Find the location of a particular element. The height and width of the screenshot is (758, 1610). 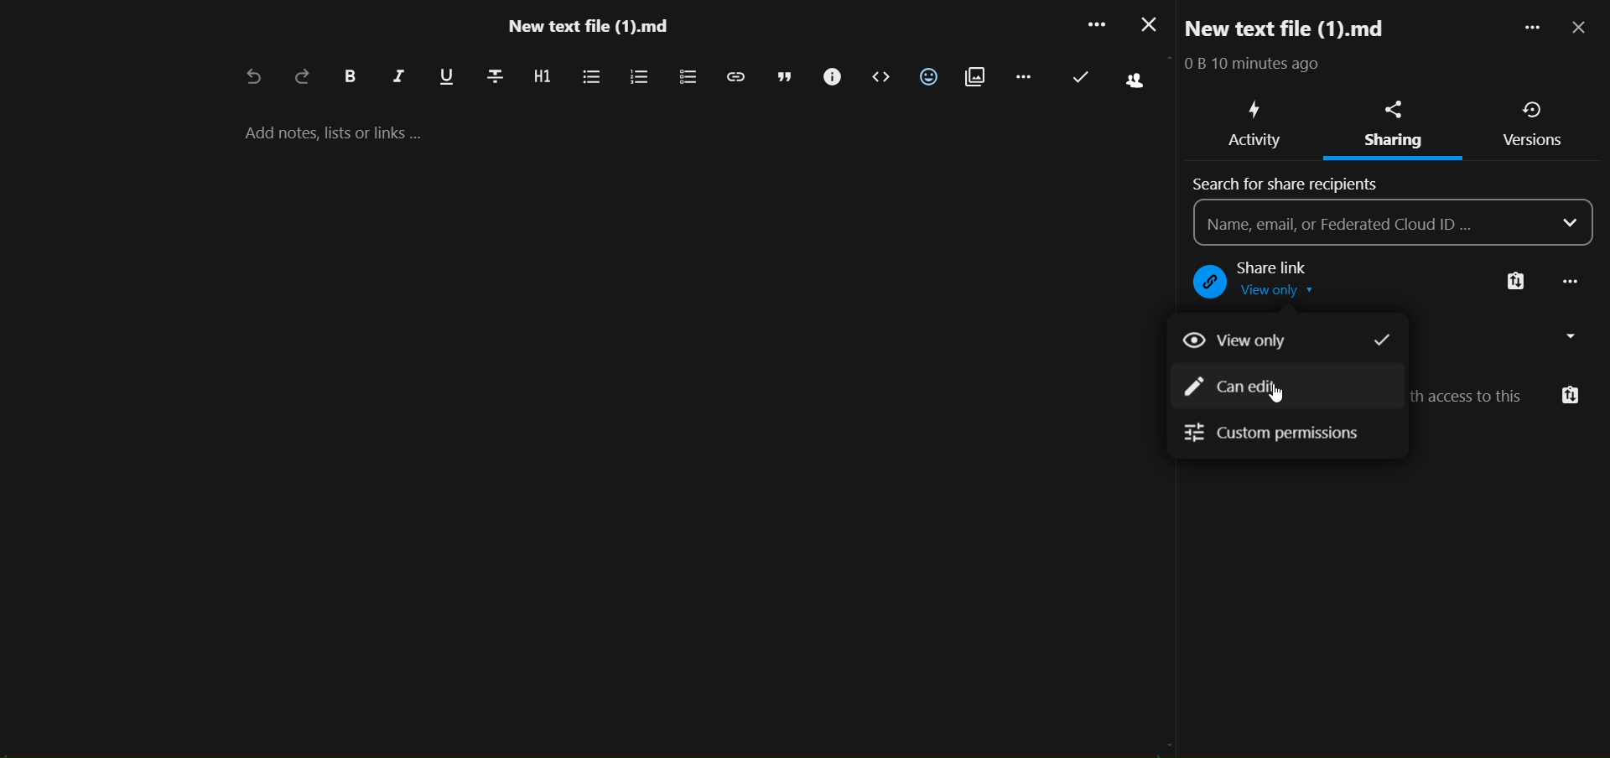

code block is located at coordinates (881, 78).